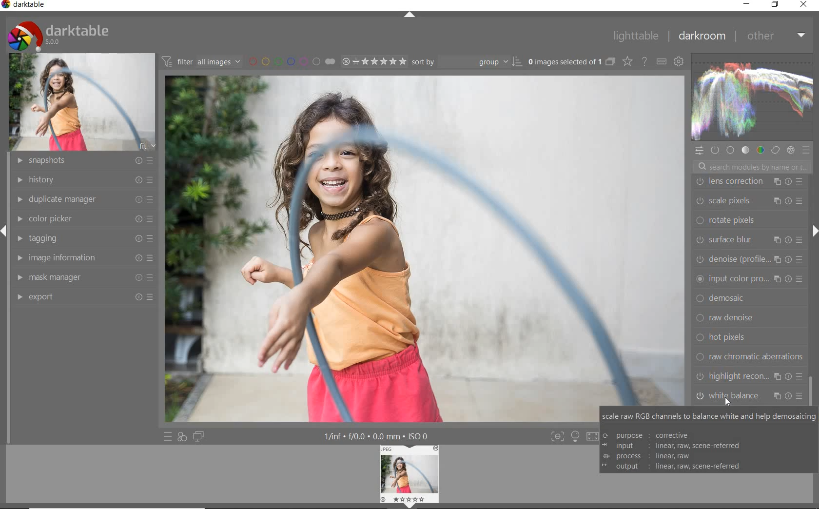 This screenshot has height=509, width=819. I want to click on quick access panel, so click(700, 151).